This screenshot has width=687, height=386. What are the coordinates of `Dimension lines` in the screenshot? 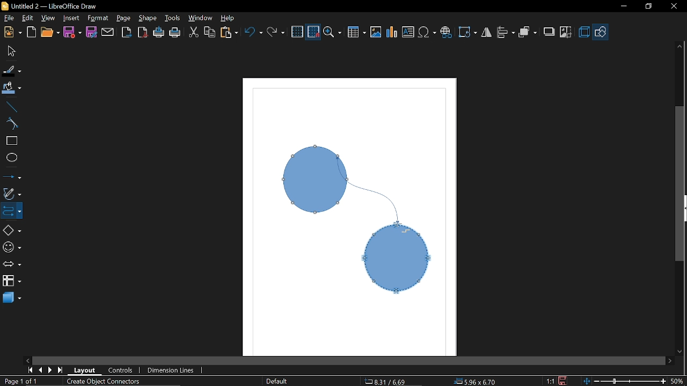 It's located at (174, 370).